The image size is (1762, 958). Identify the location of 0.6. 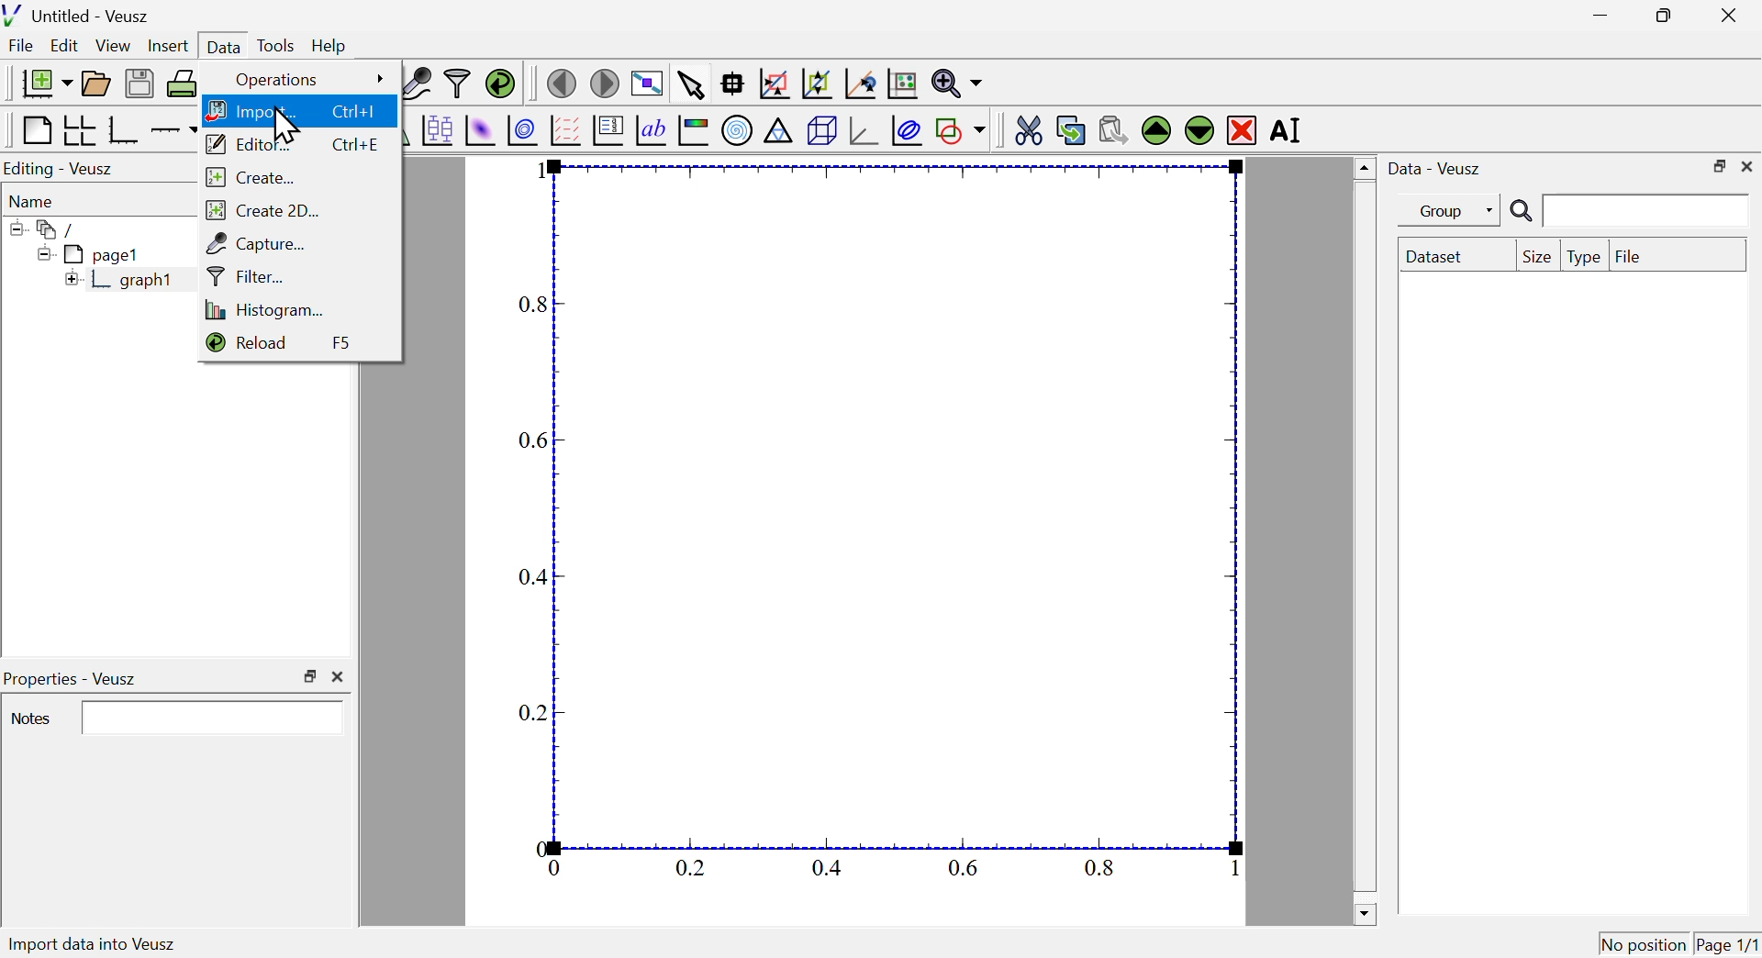
(531, 440).